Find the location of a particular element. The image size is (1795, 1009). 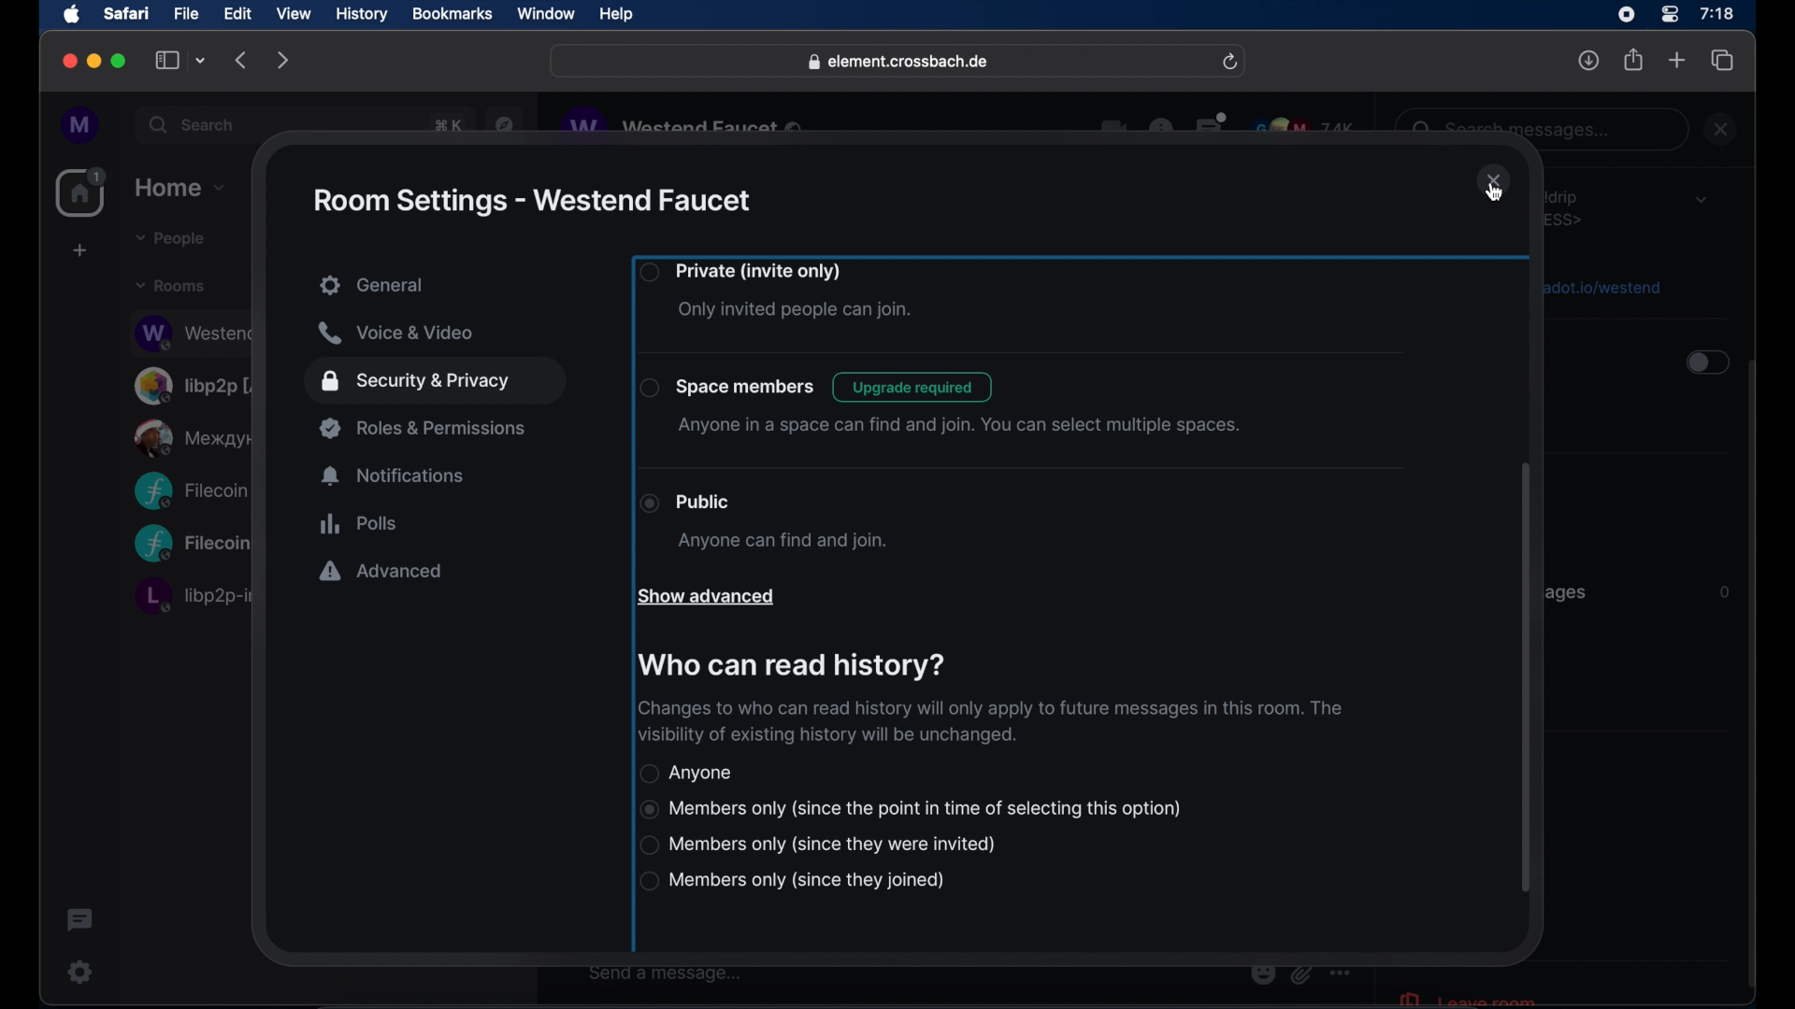

security and privacy highlighted is located at coordinates (435, 382).